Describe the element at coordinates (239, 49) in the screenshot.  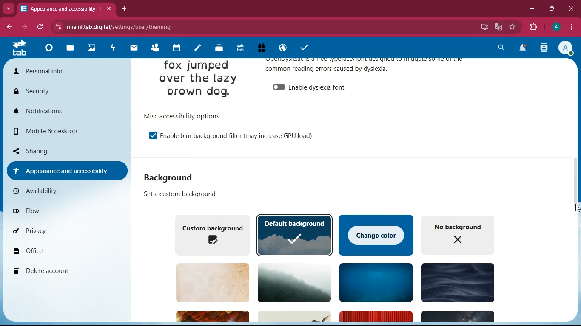
I see `tab` at that location.